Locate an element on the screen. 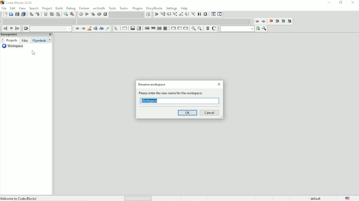 The image size is (359, 201). View is located at coordinates (22, 8).